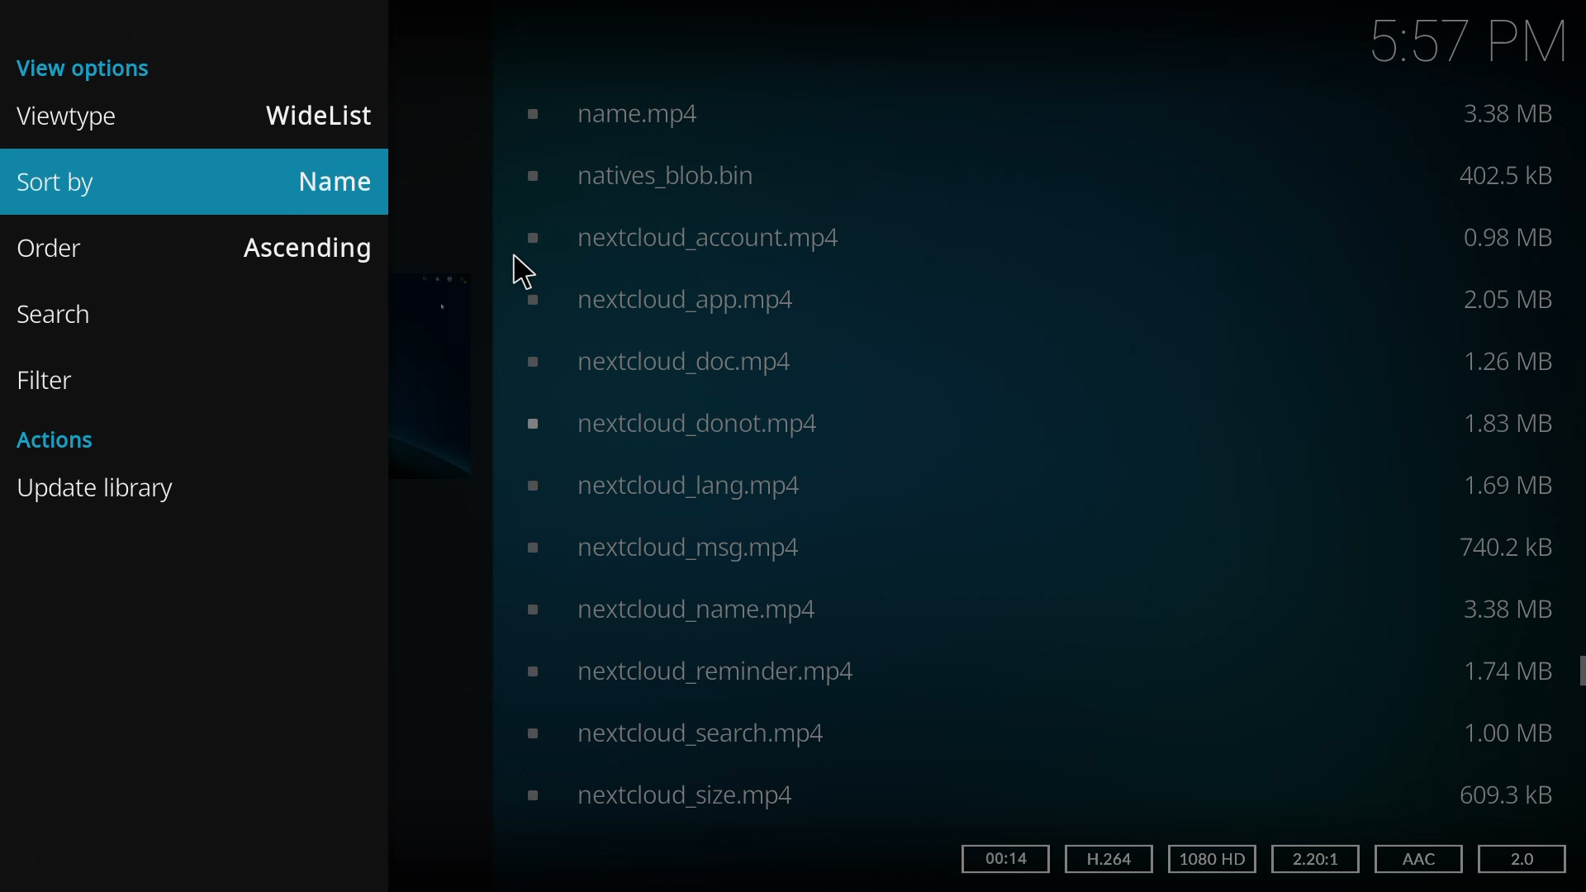  I want to click on video, so click(662, 548).